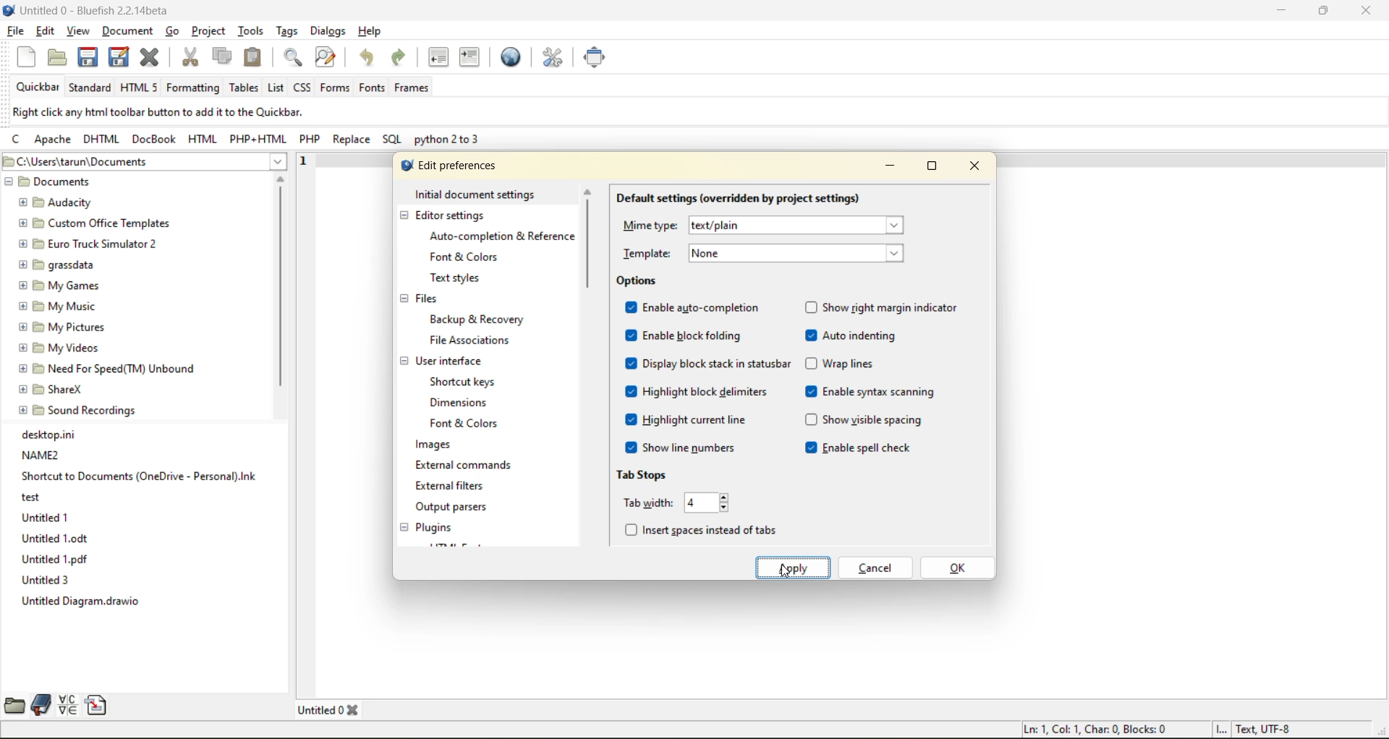 This screenshot has height=739, width=1389. I want to click on cancel, so click(875, 566).